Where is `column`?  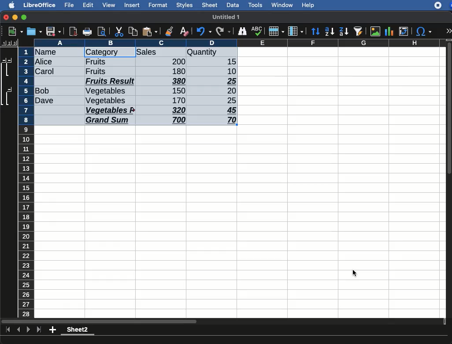
column is located at coordinates (231, 43).